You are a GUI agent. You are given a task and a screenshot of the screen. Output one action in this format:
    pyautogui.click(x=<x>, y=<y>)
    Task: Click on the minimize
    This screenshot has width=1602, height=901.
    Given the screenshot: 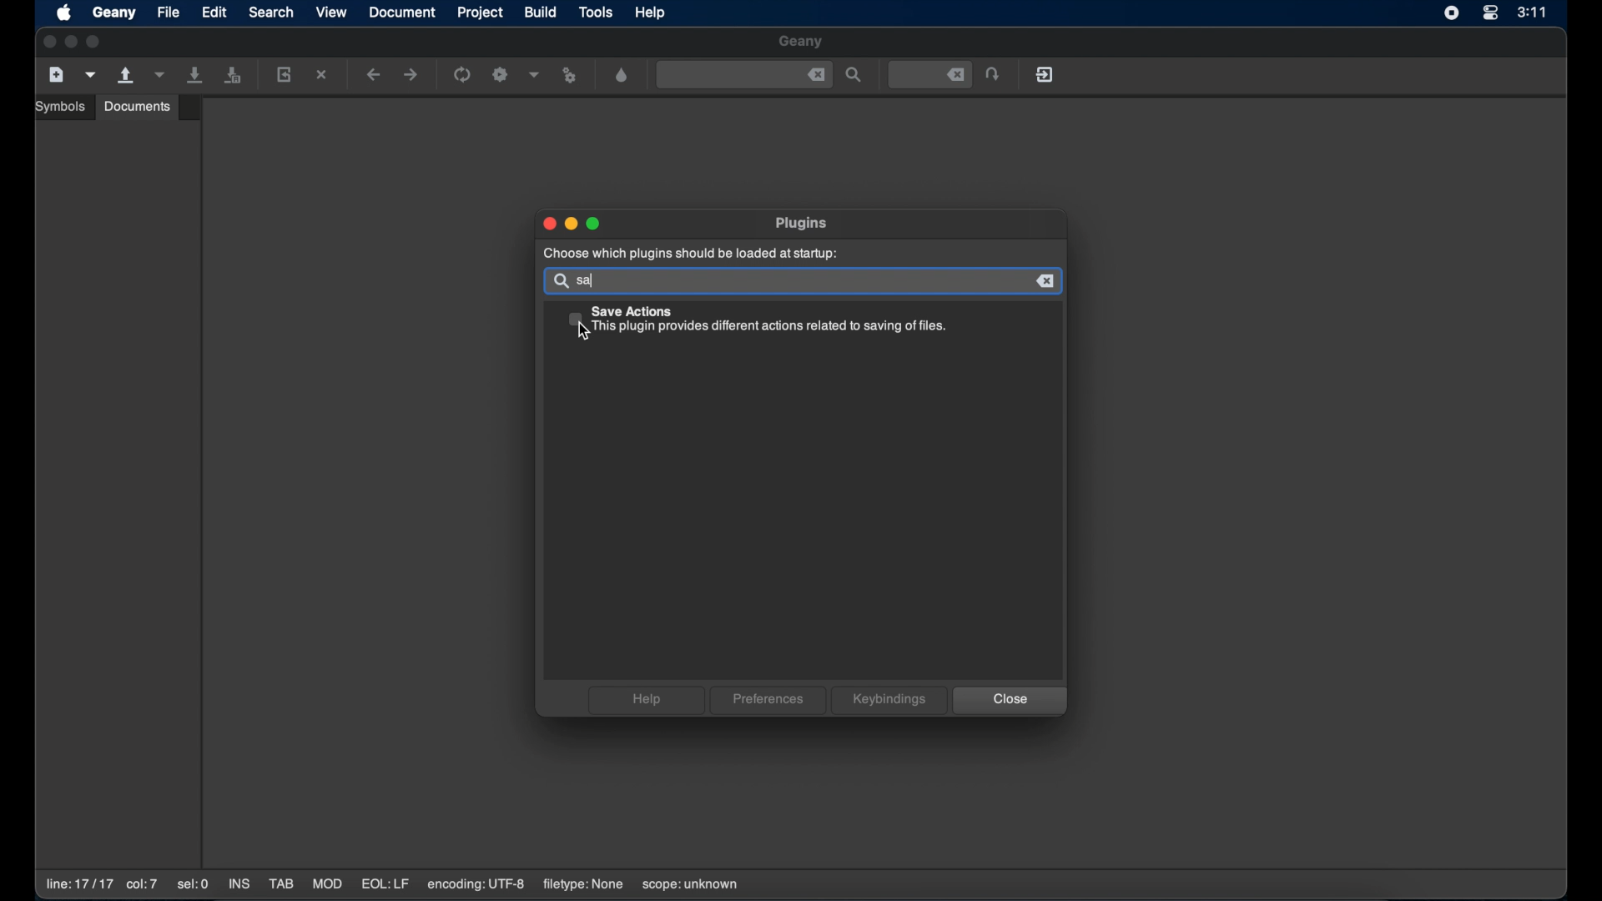 What is the action you would take?
    pyautogui.click(x=572, y=224)
    